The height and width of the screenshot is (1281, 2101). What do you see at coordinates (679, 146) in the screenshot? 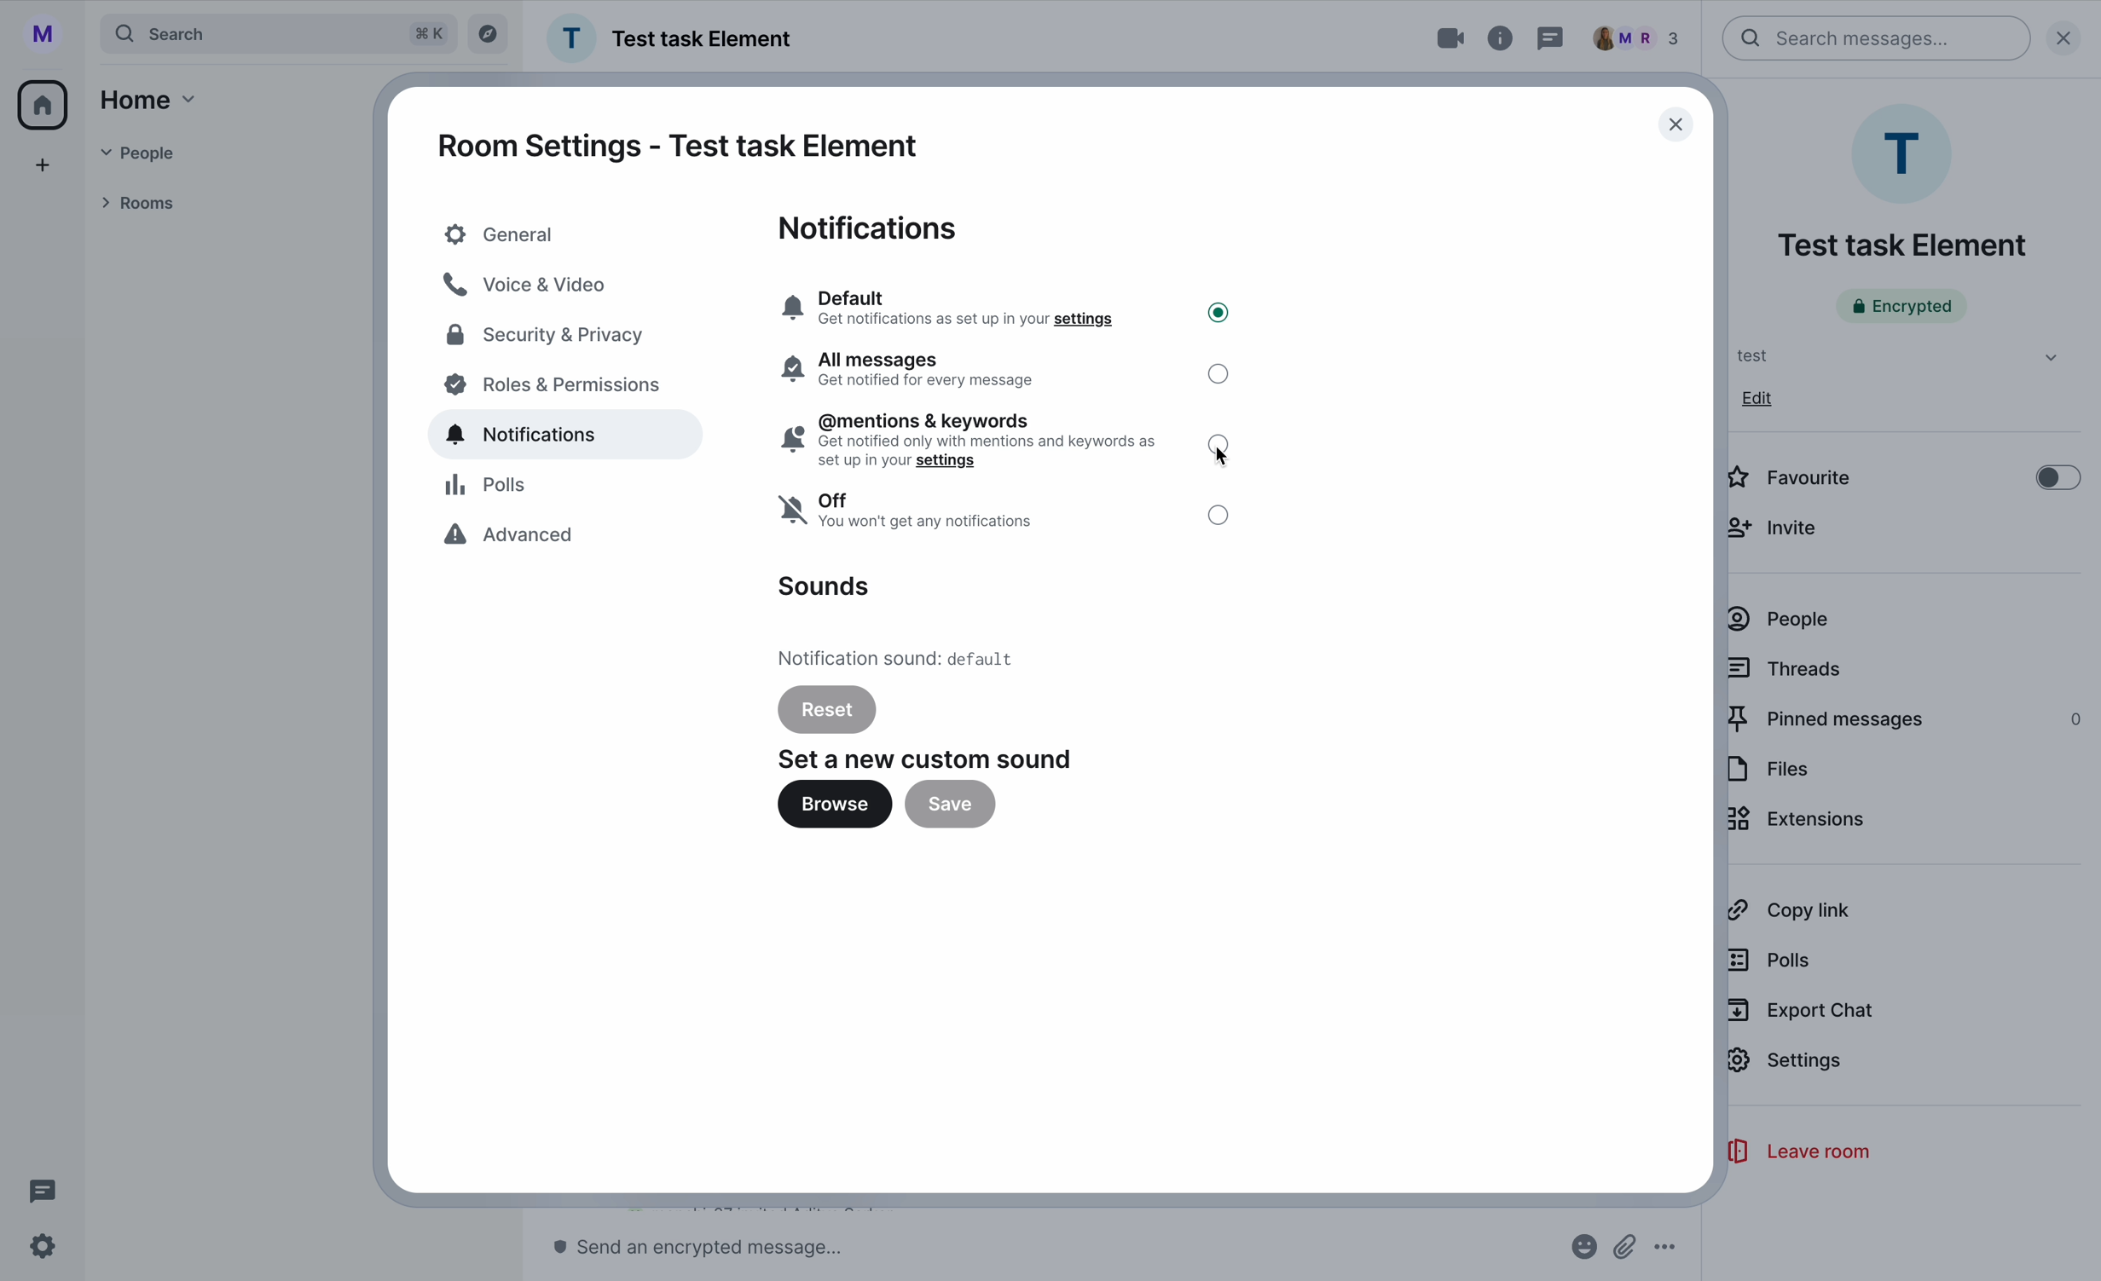
I see `room settings - test task element ` at bounding box center [679, 146].